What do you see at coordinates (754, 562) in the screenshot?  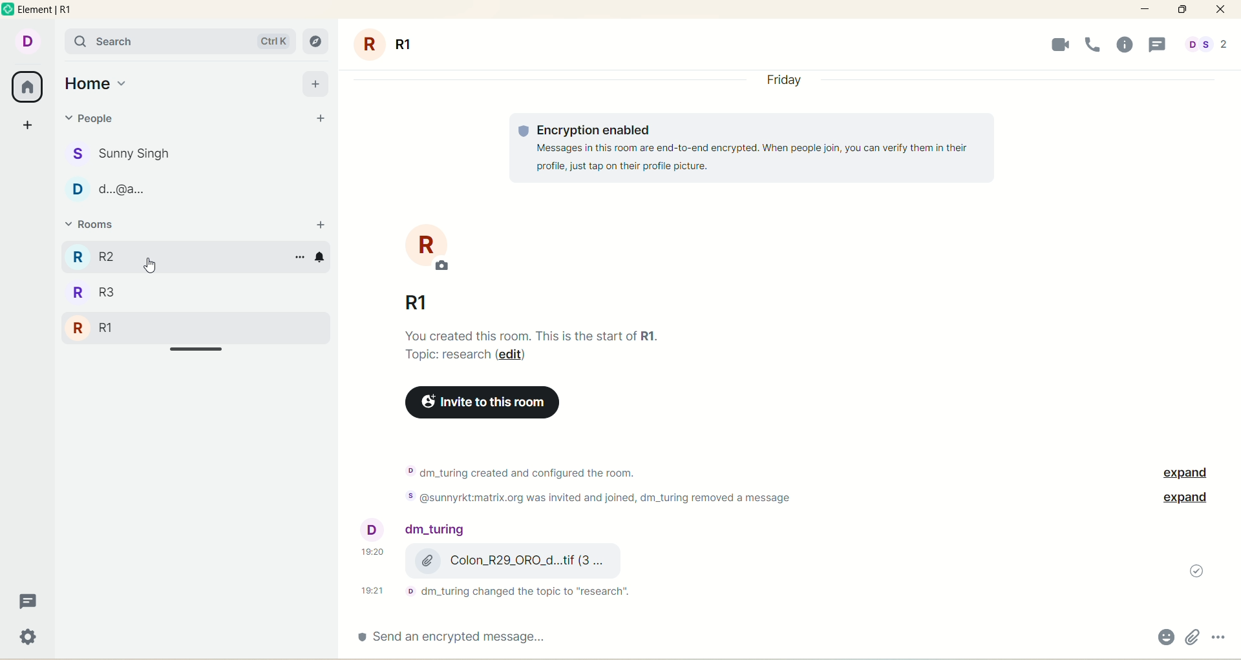 I see `image` at bounding box center [754, 562].